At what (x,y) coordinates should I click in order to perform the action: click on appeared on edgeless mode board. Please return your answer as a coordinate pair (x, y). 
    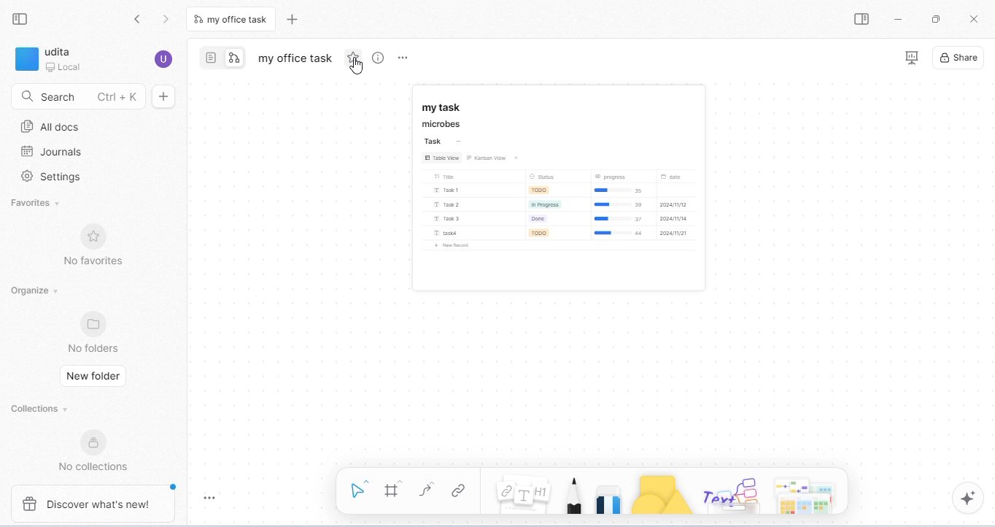
    Looking at the image, I should click on (559, 188).